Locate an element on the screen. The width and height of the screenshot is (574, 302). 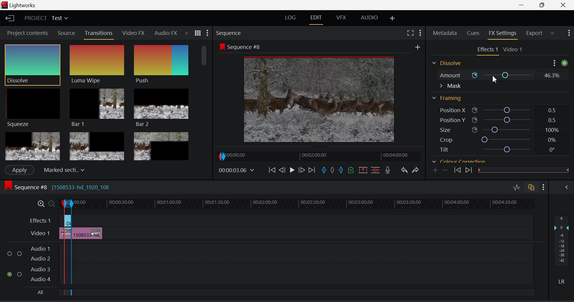
Sequence #8 Editing Section is located at coordinates (75, 188).